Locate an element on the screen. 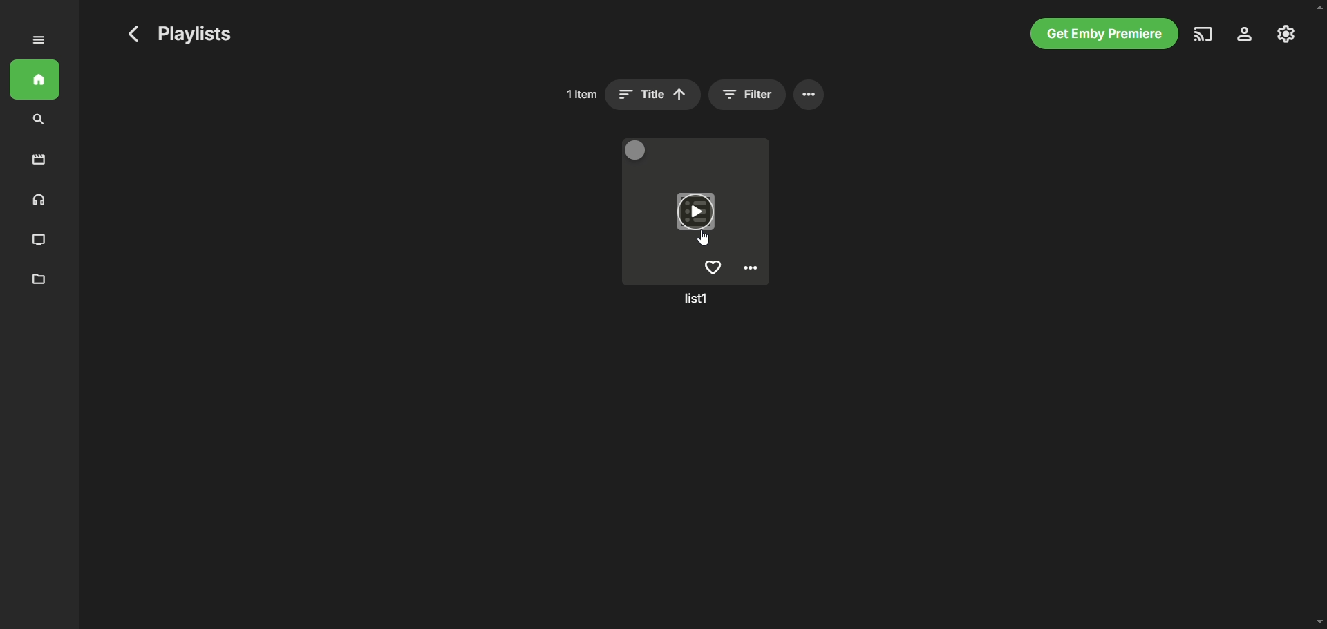 The height and width of the screenshot is (629, 1327). get emby premiere is located at coordinates (1104, 33).